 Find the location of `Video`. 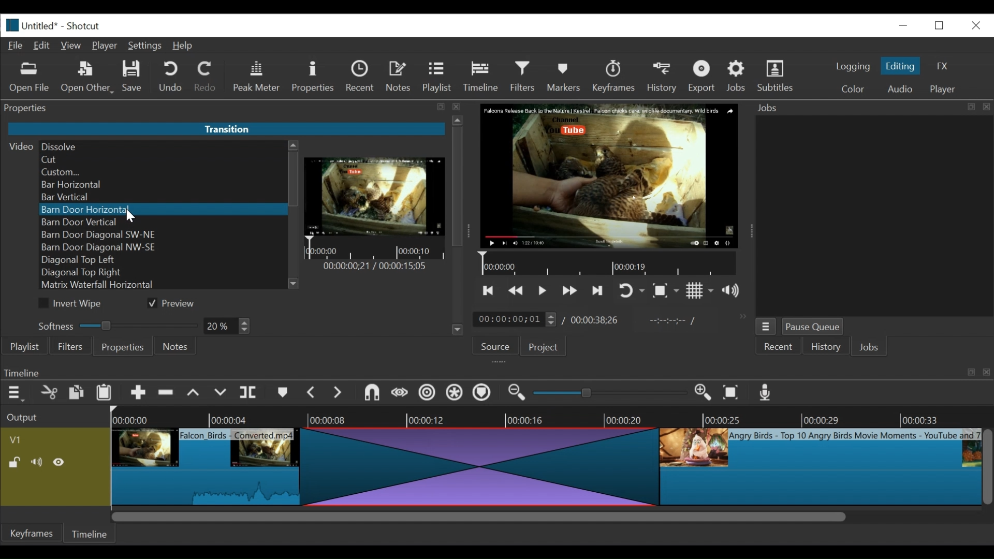

Video is located at coordinates (19, 146).